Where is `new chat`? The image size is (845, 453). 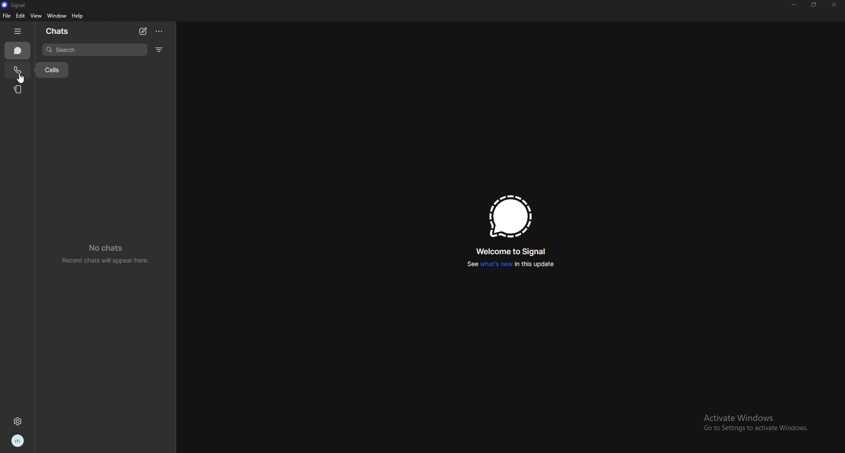
new chat is located at coordinates (143, 31).